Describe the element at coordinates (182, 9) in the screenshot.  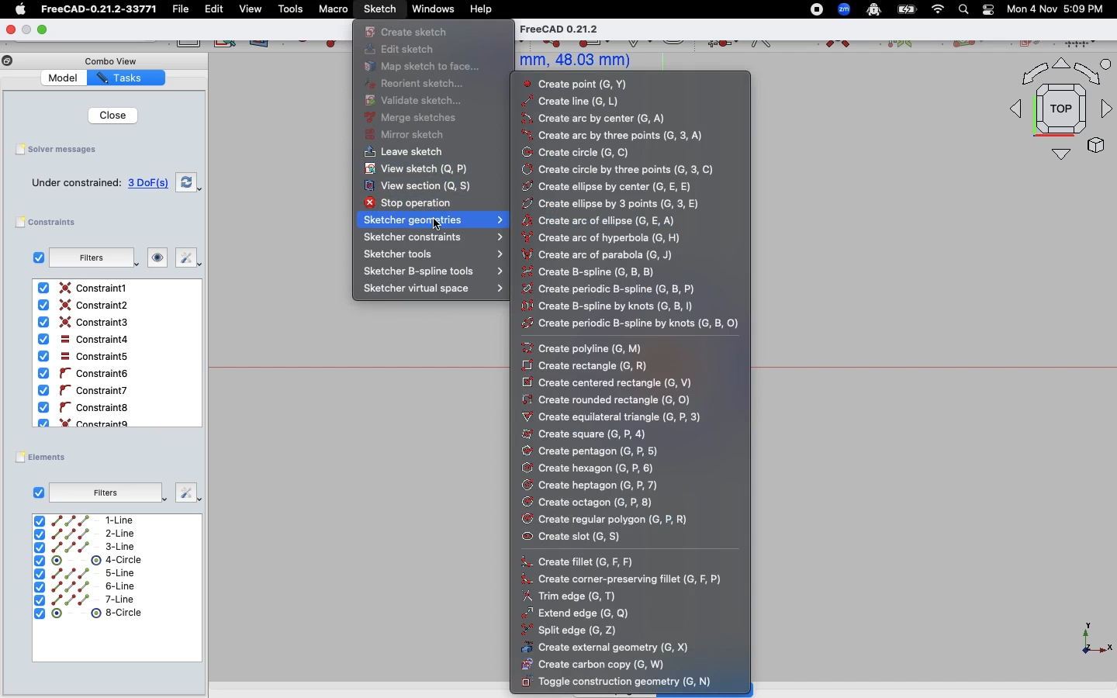
I see `File` at that location.